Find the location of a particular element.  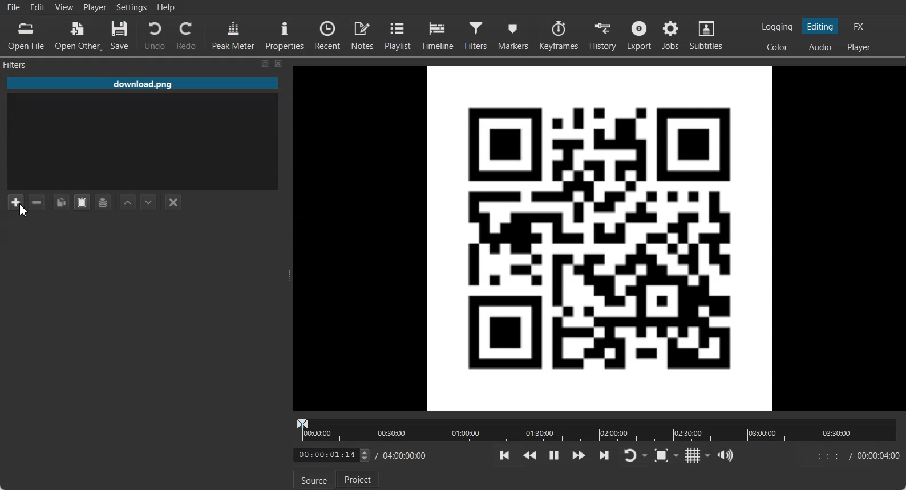

Jobs is located at coordinates (672, 35).